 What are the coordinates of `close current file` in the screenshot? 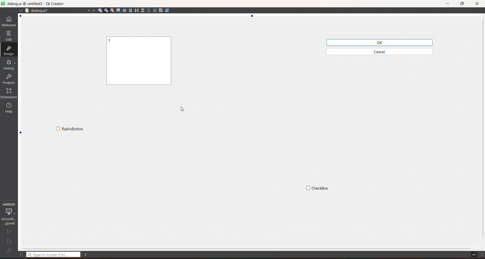 It's located at (93, 11).